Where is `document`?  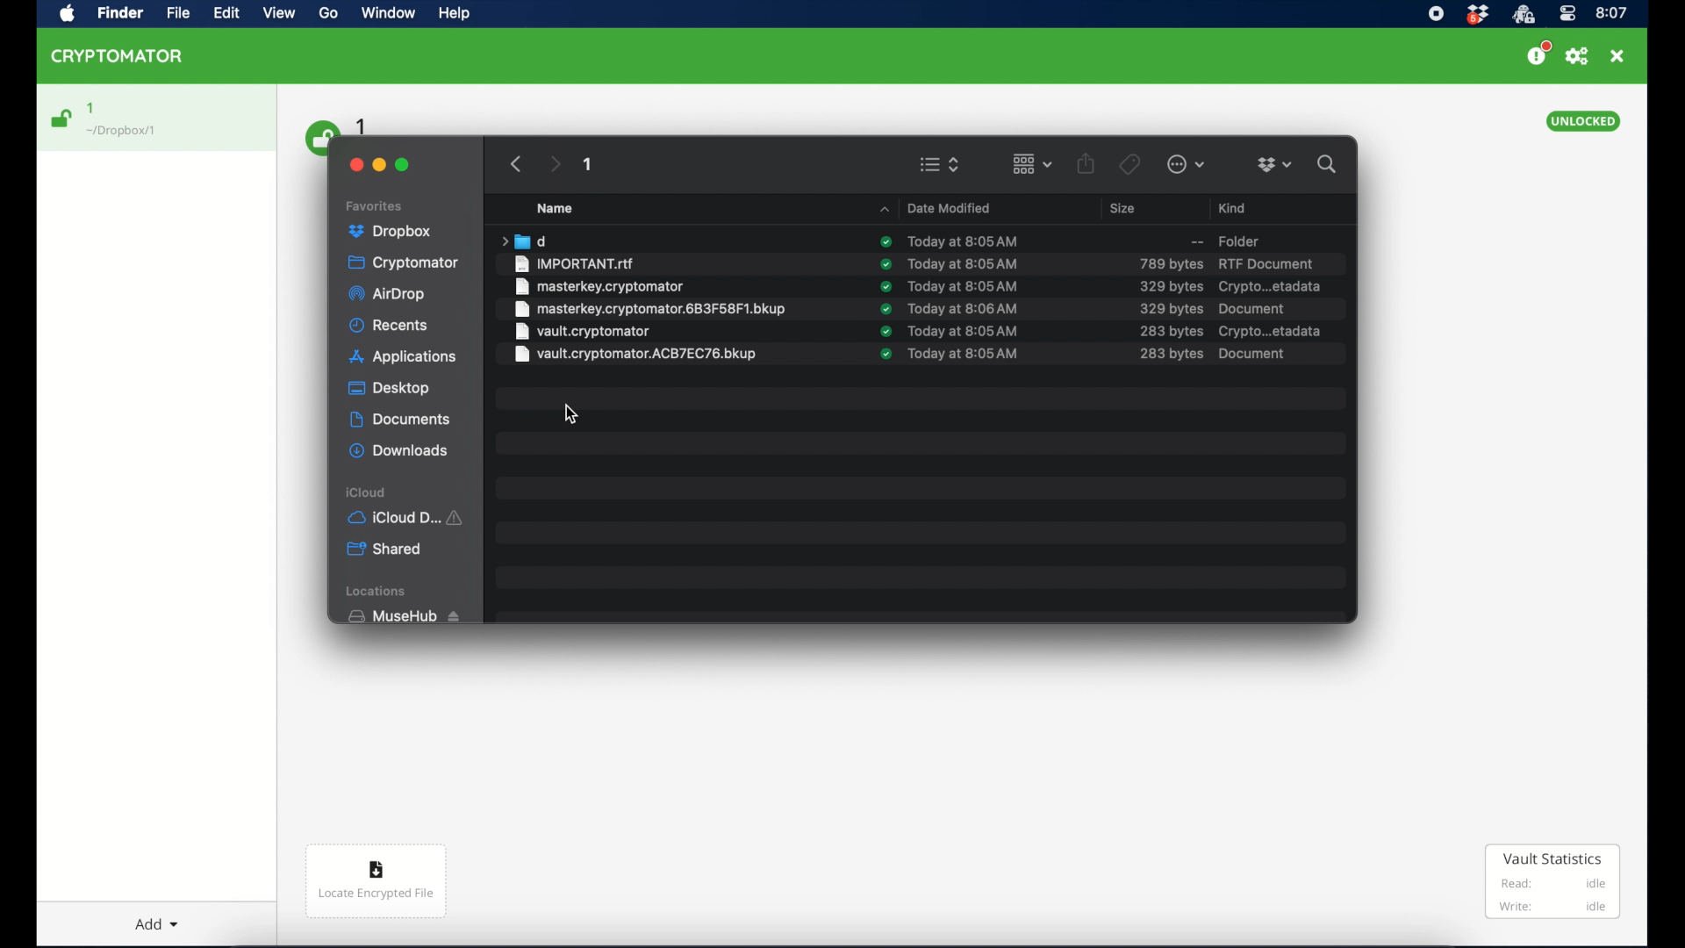 document is located at coordinates (1253, 308).